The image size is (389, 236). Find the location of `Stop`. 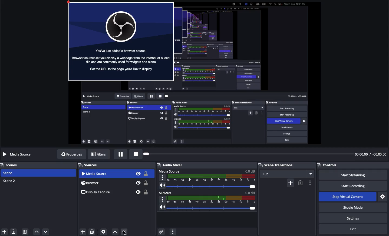

Stop is located at coordinates (135, 154).